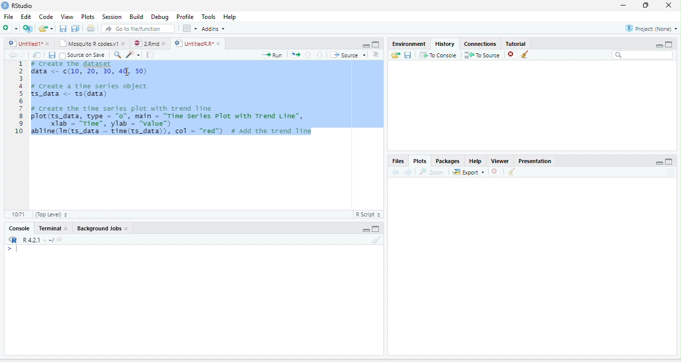 The width and height of the screenshot is (681, 362). What do you see at coordinates (377, 239) in the screenshot?
I see `Clear console` at bounding box center [377, 239].